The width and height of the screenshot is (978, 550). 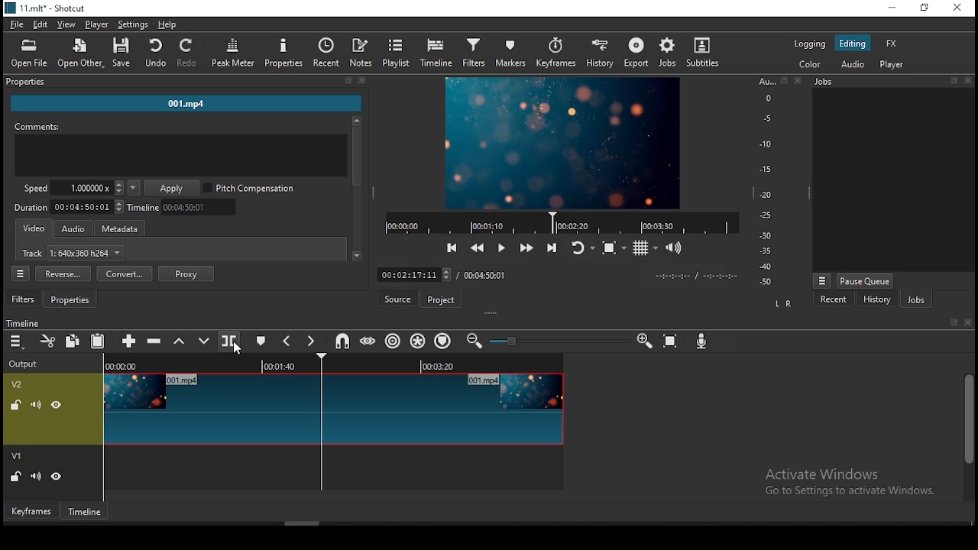 What do you see at coordinates (125, 273) in the screenshot?
I see `convert` at bounding box center [125, 273].